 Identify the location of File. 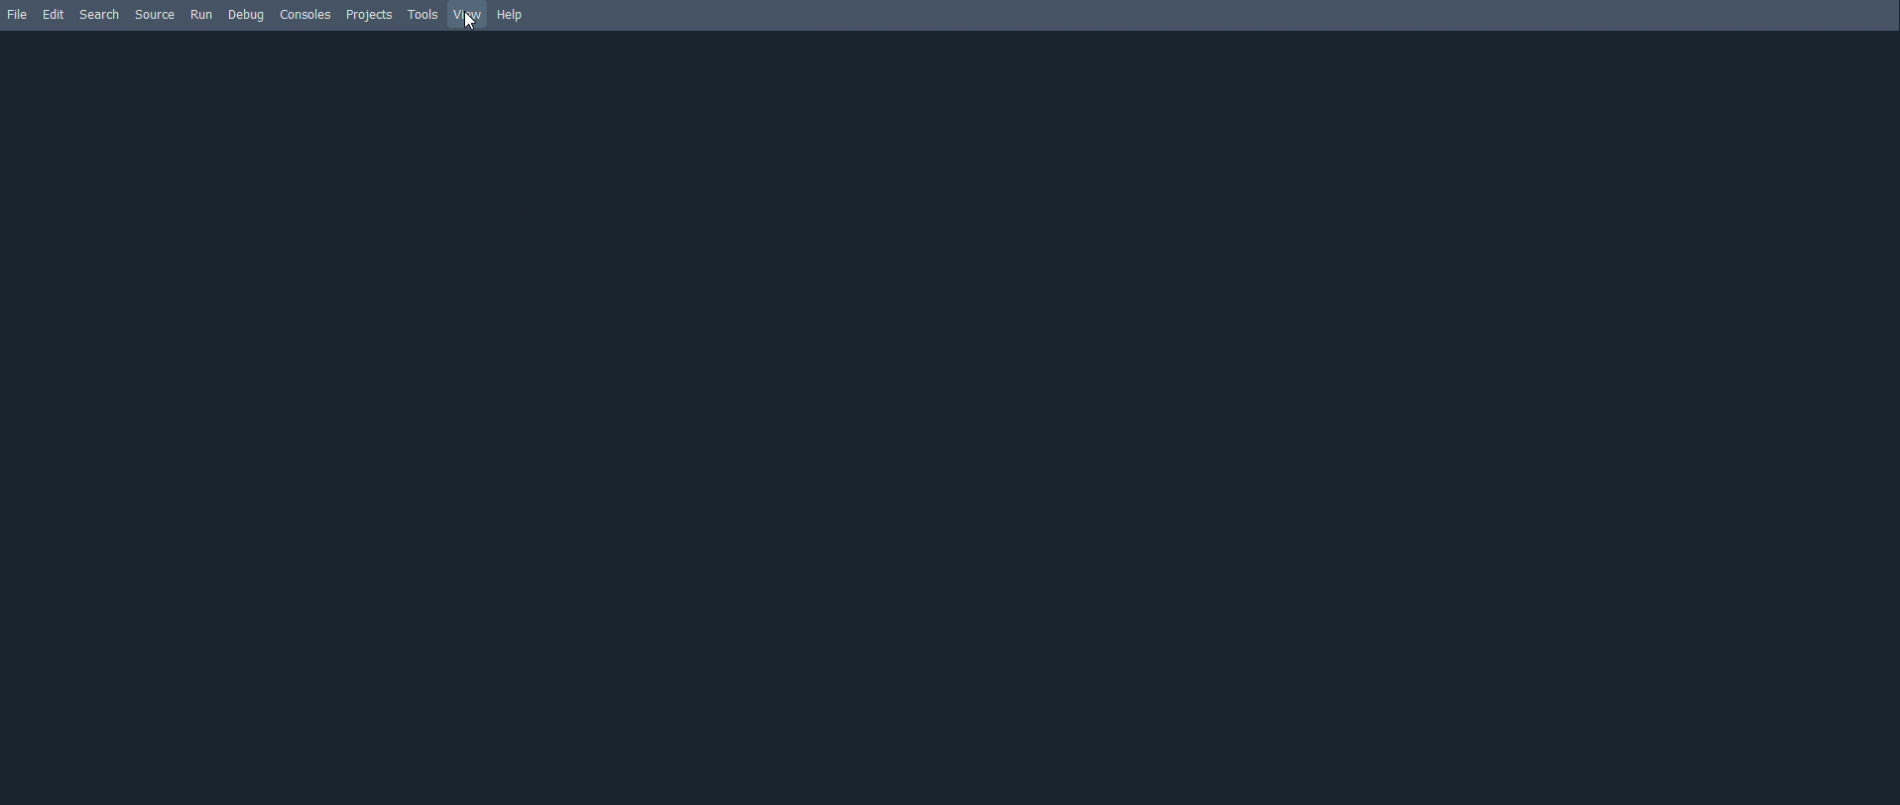
(17, 14).